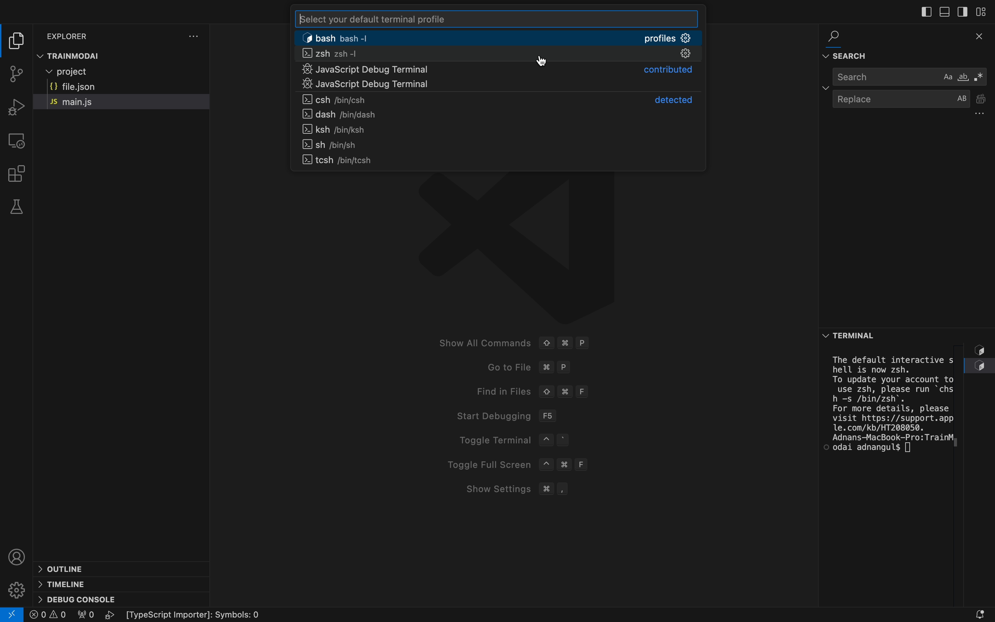  What do you see at coordinates (883, 413) in the screenshot?
I see `terminal` at bounding box center [883, 413].